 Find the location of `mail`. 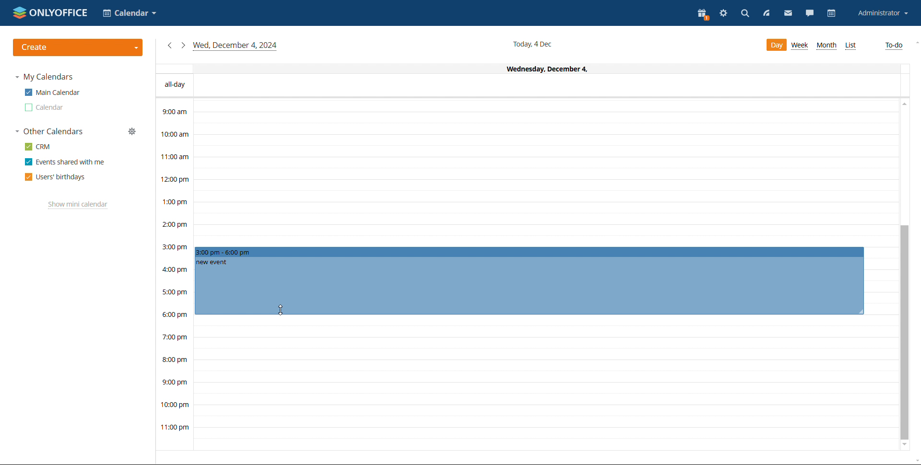

mail is located at coordinates (787, 13).